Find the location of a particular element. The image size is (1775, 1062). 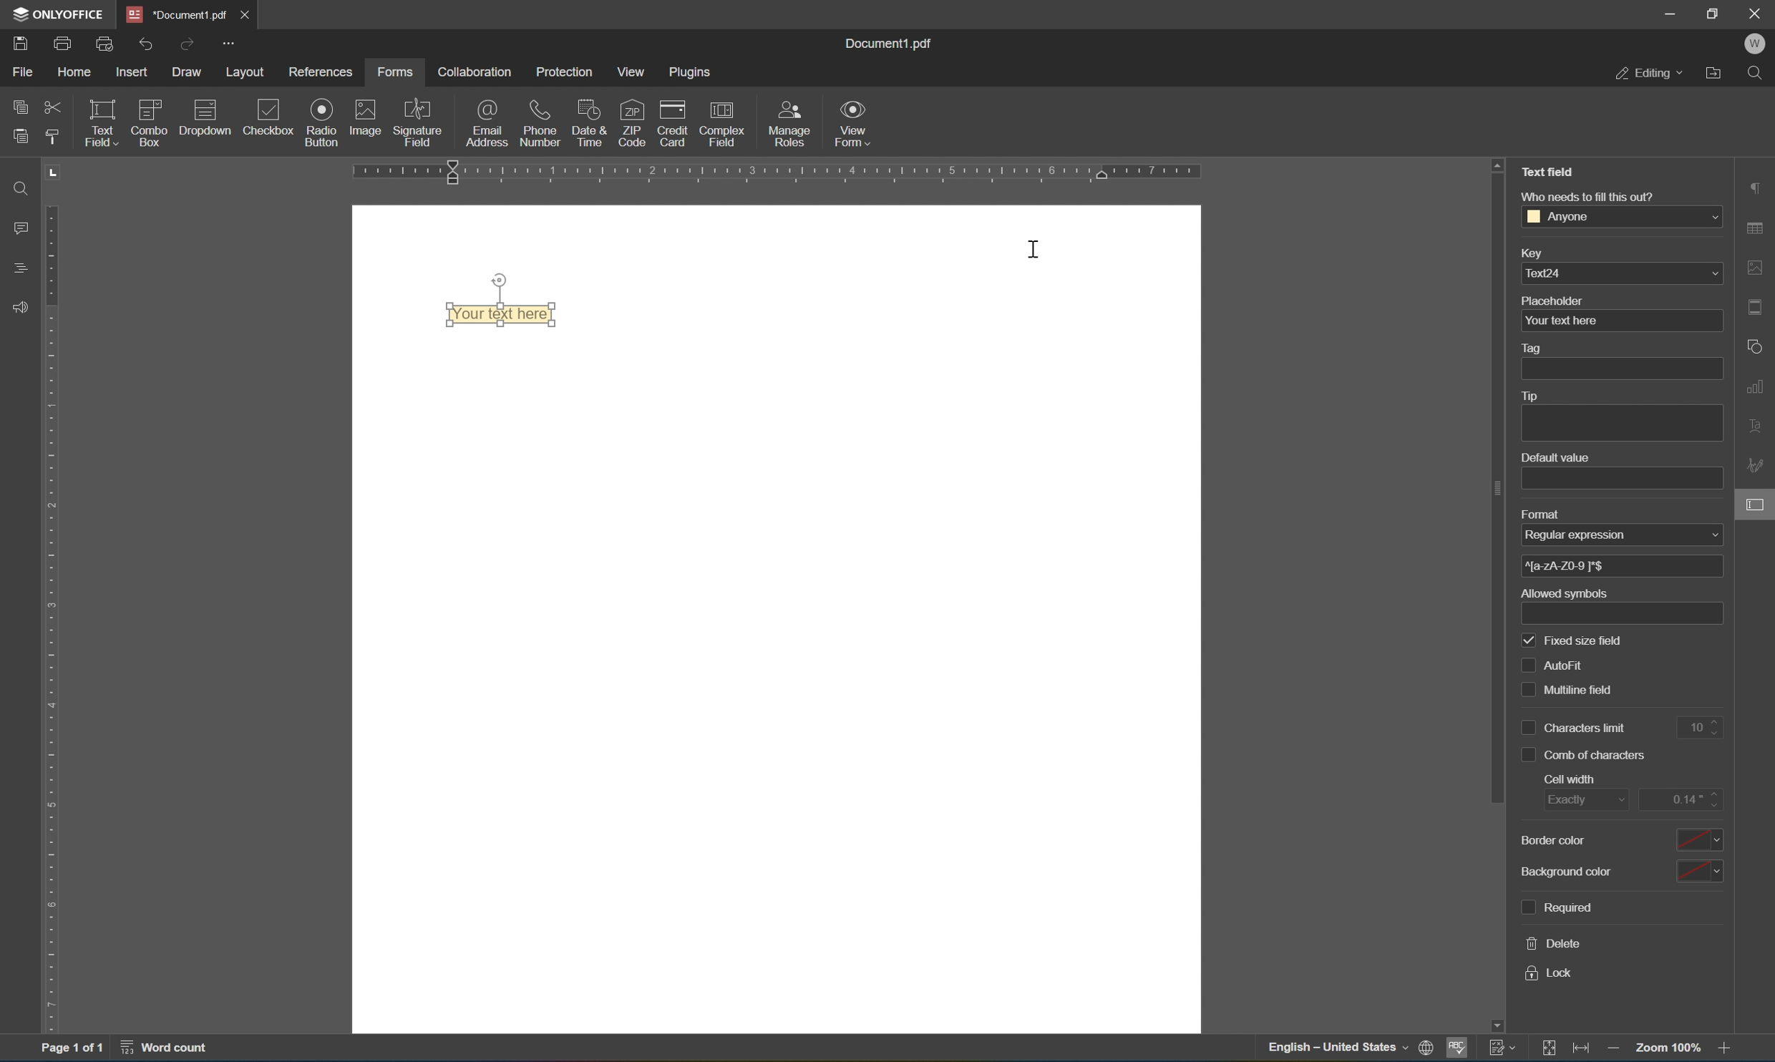

welcome is located at coordinates (1754, 44).